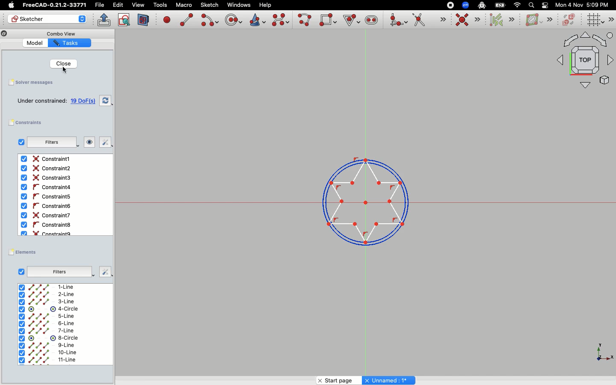 The image size is (616, 385). What do you see at coordinates (47, 316) in the screenshot?
I see `5-line` at bounding box center [47, 316].